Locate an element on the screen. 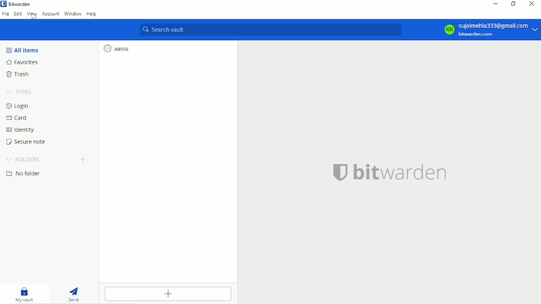 Image resolution: width=541 pixels, height=304 pixels. Favorites is located at coordinates (22, 62).